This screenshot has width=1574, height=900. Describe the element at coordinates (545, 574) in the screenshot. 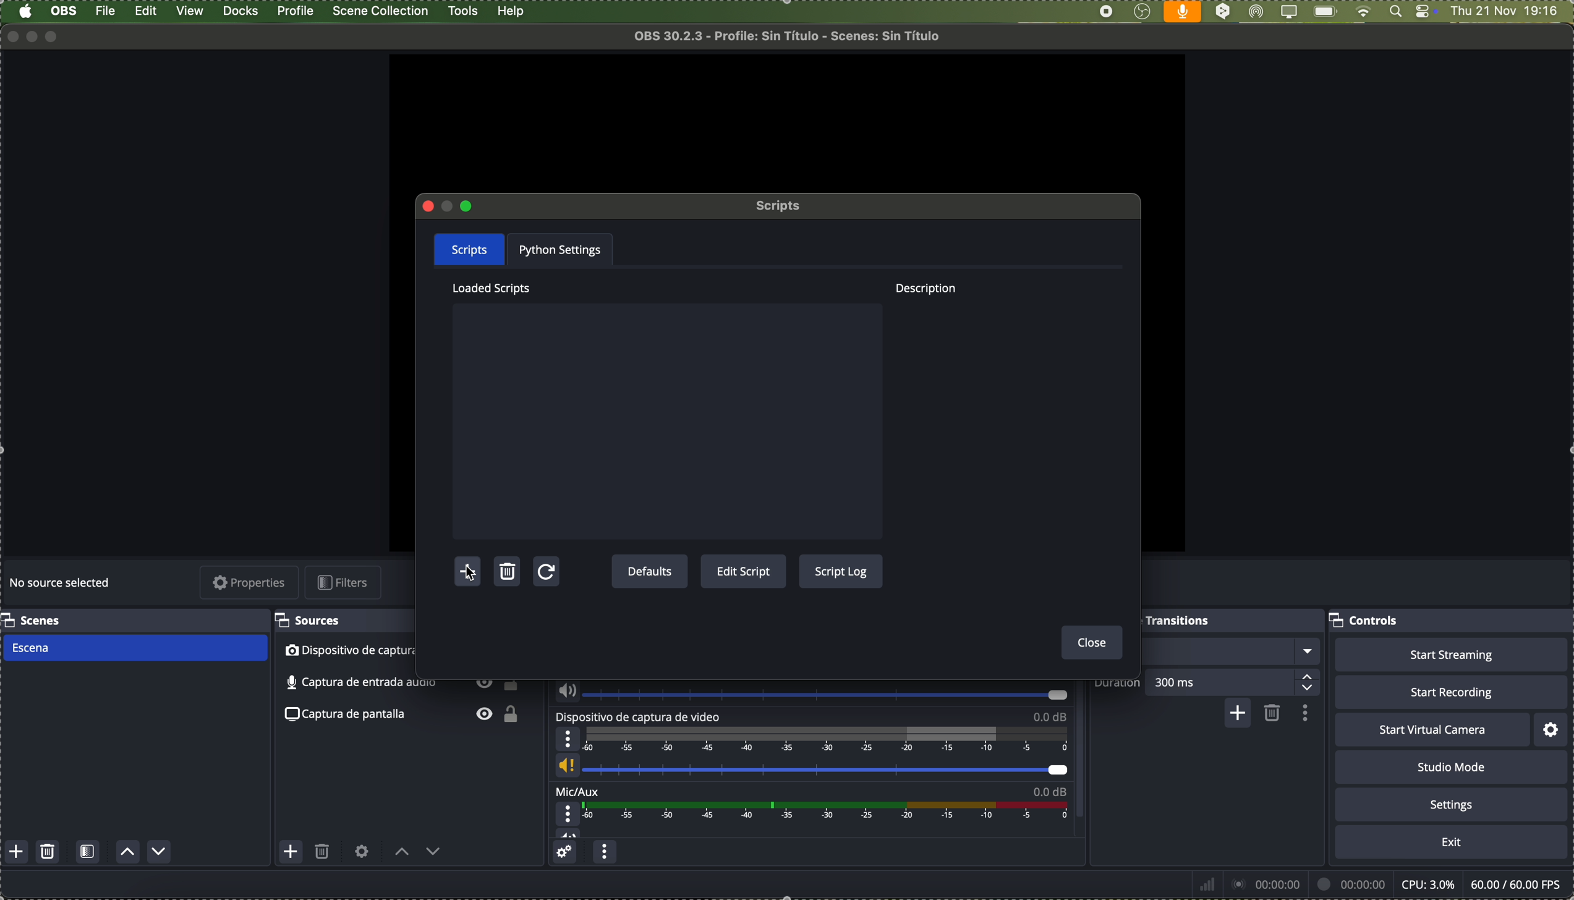

I see `refresh` at that location.